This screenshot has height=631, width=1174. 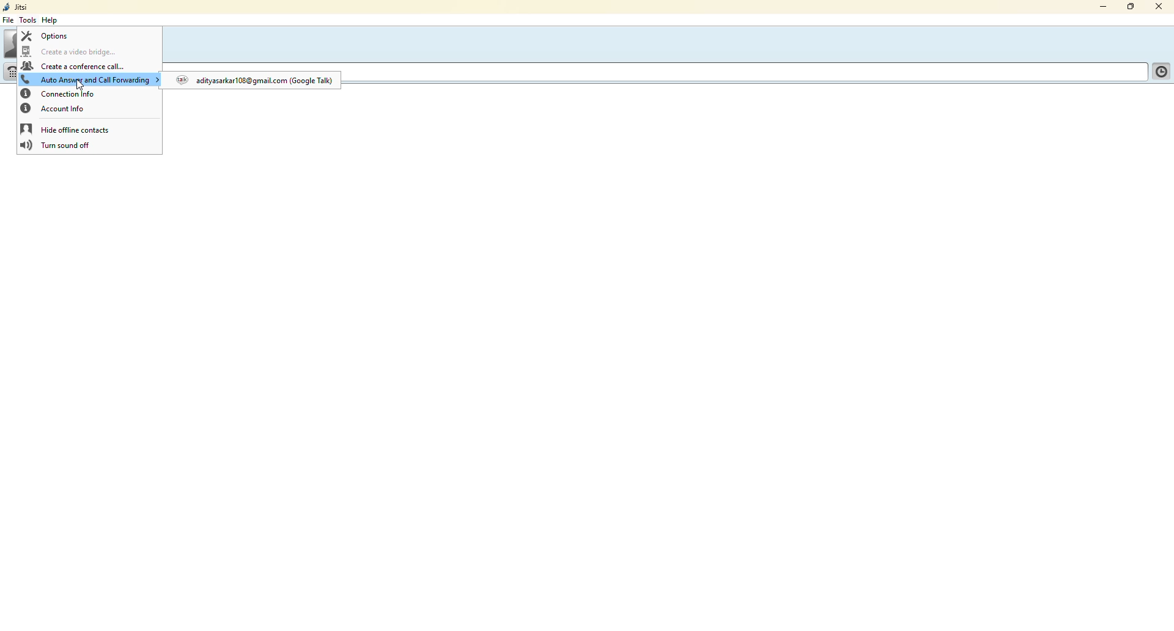 What do you see at coordinates (61, 94) in the screenshot?
I see `connection info` at bounding box center [61, 94].